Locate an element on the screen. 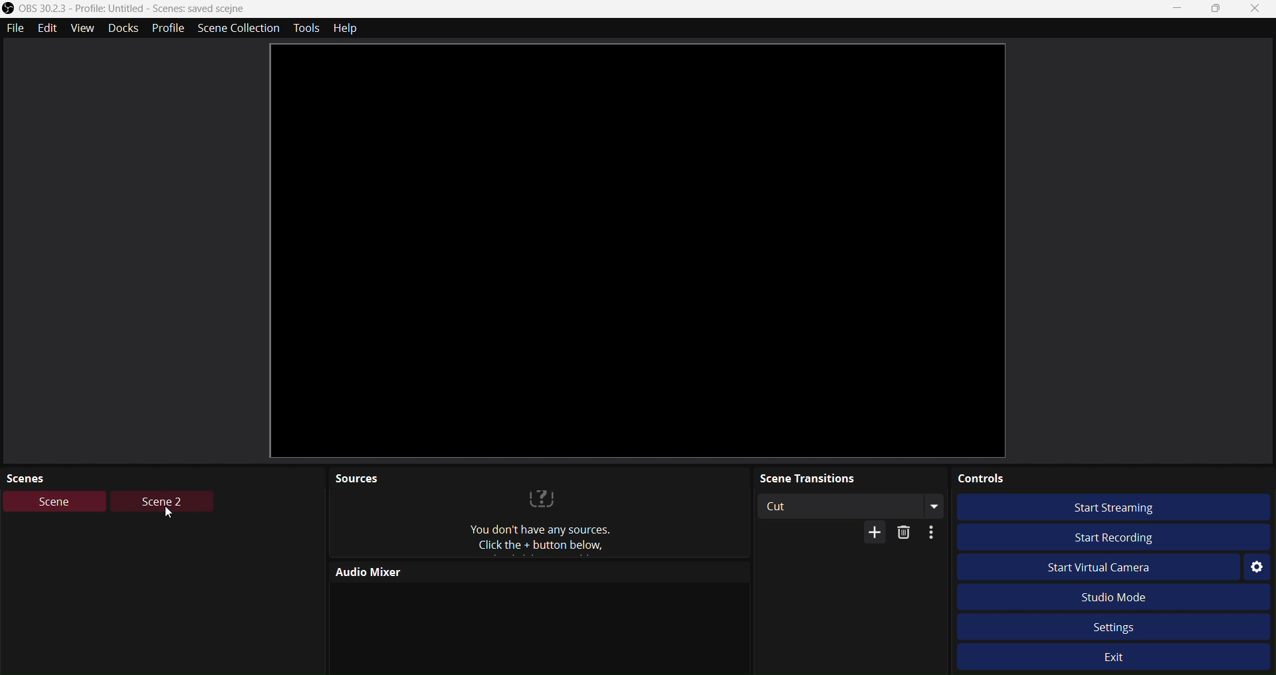 The height and width of the screenshot is (675, 1276). Close is located at coordinates (1257, 9).